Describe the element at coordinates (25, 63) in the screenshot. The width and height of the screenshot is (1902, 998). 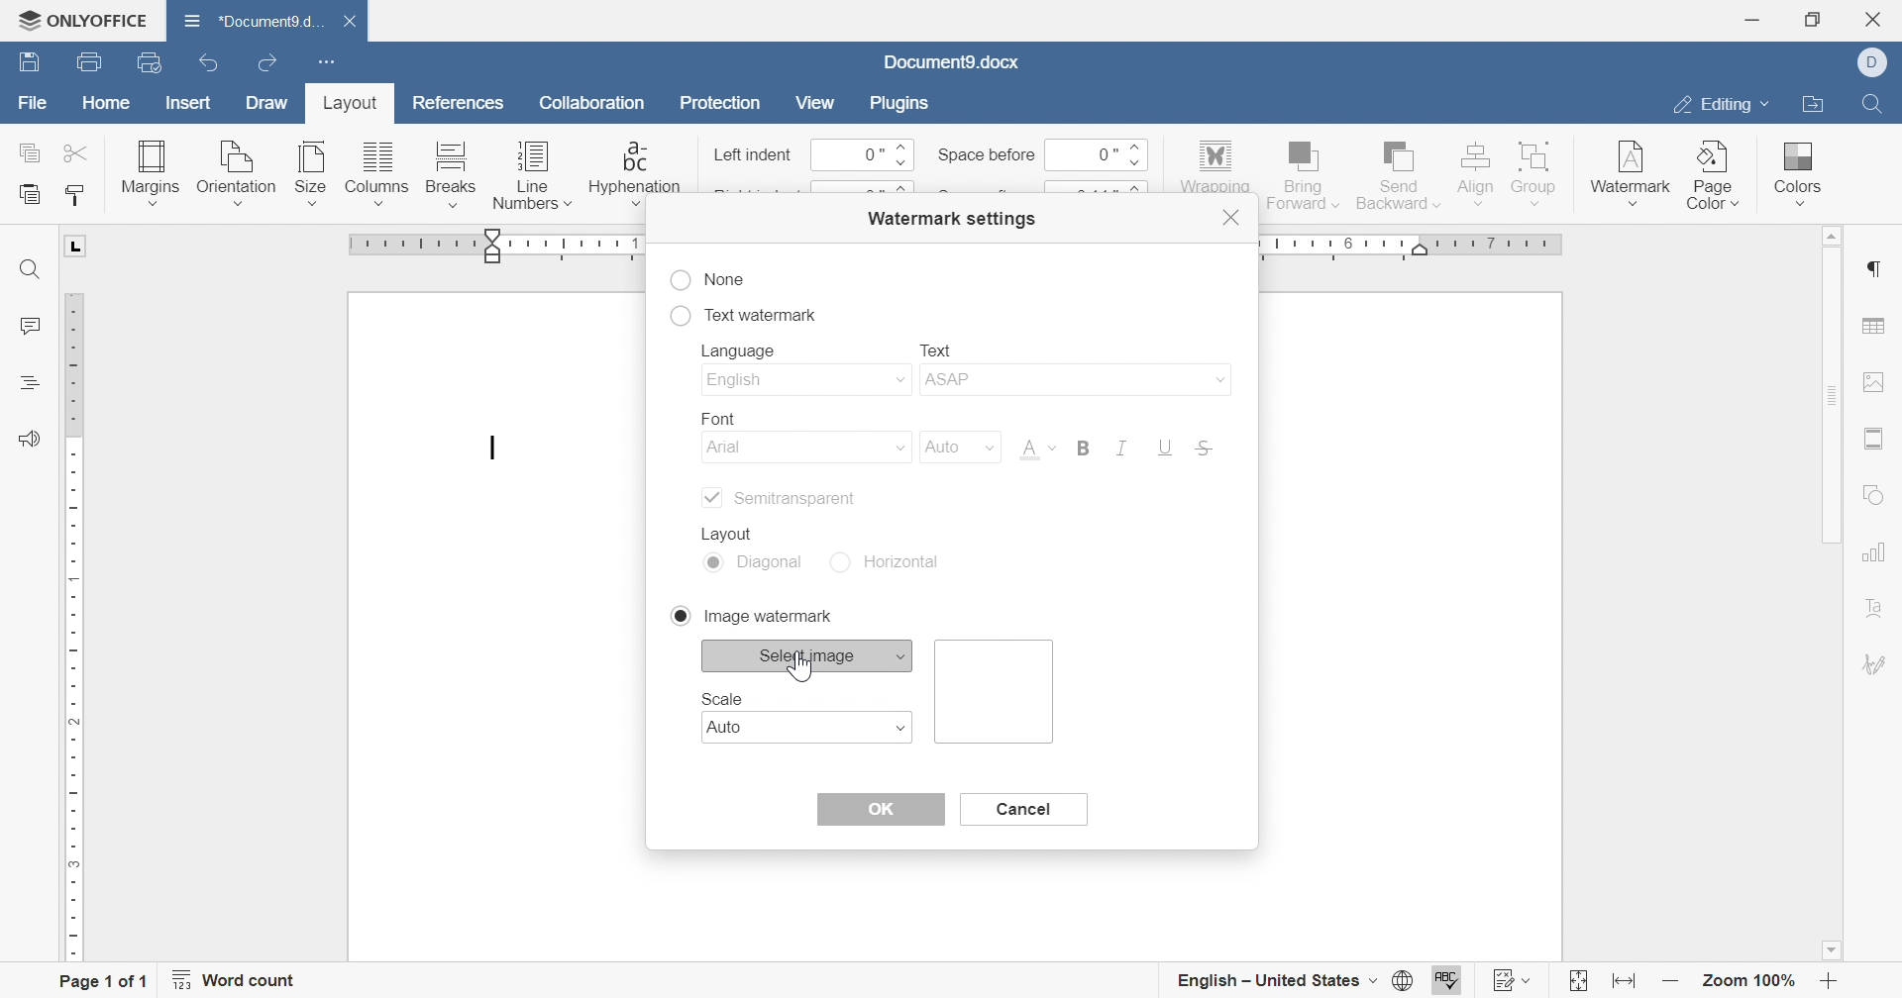
I see `save` at that location.